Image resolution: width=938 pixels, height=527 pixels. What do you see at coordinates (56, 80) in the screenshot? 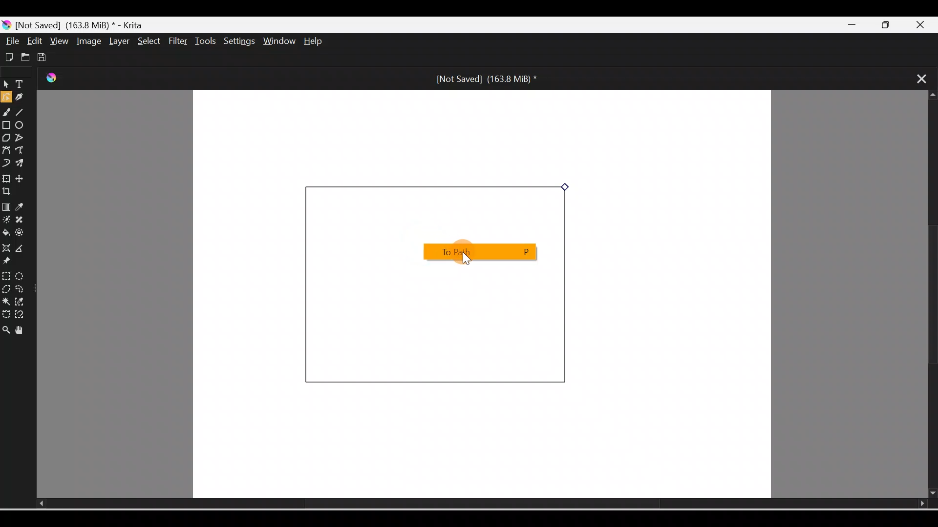
I see `Krita Logo` at bounding box center [56, 80].